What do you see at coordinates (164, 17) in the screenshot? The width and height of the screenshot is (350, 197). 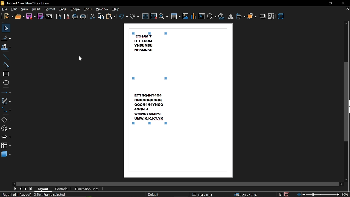 I see `zoom` at bounding box center [164, 17].